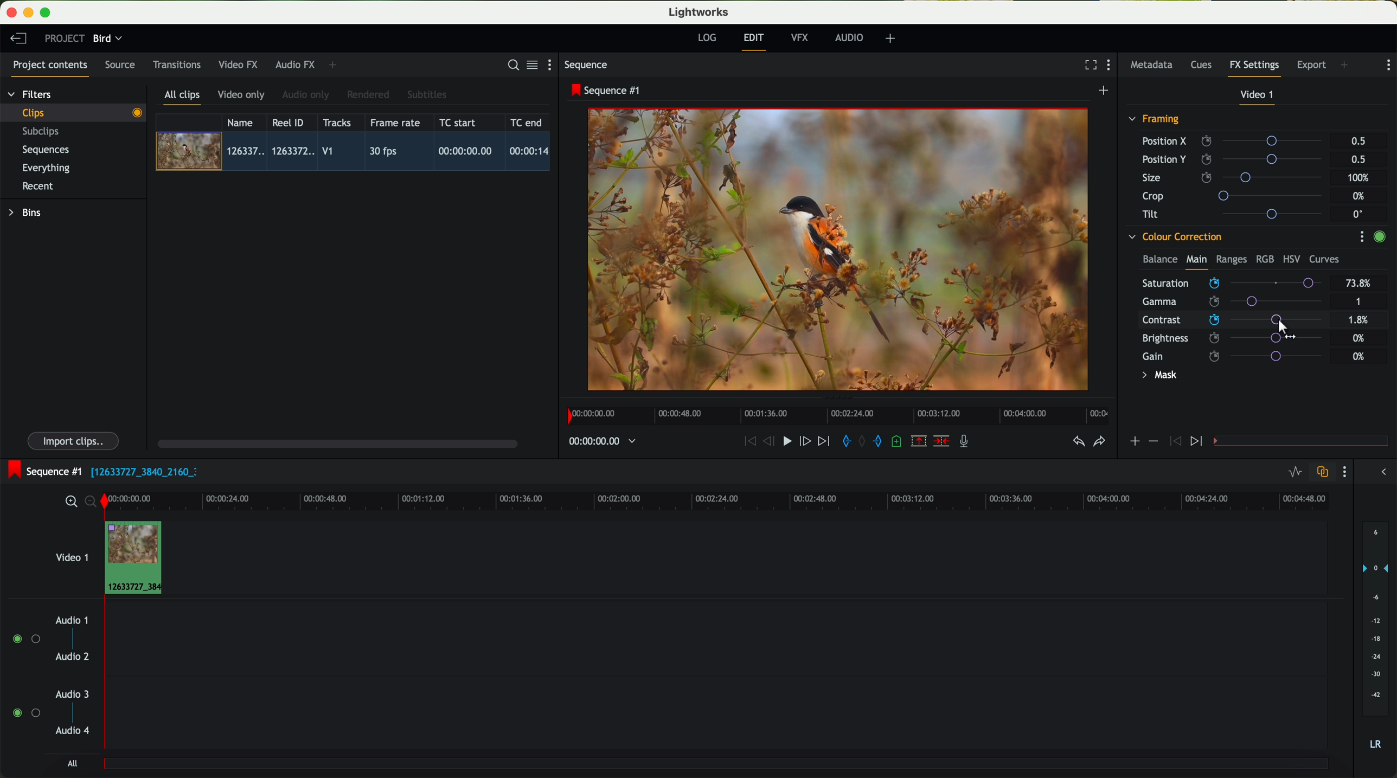  Describe the element at coordinates (42, 471) in the screenshot. I see `sequence #1` at that location.